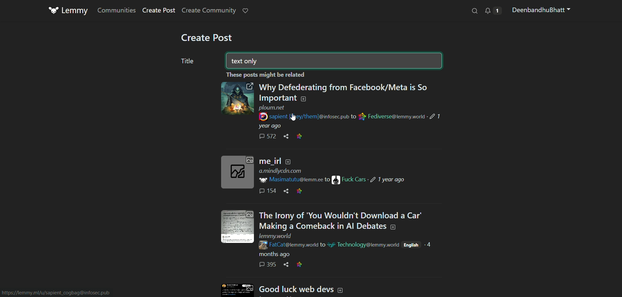  I want to click on to, so click(326, 179).